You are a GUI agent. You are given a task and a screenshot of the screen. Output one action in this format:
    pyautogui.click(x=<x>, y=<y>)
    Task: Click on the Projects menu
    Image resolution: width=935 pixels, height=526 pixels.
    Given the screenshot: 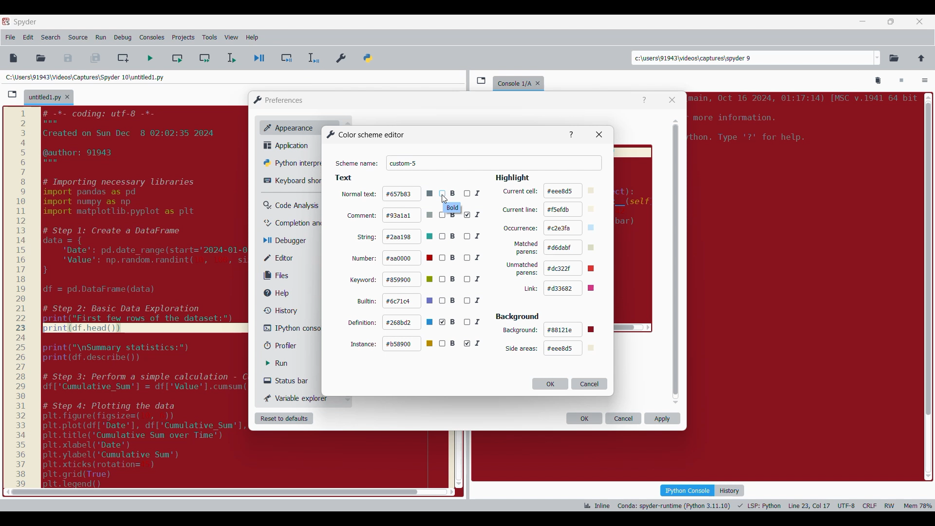 What is the action you would take?
    pyautogui.click(x=183, y=37)
    